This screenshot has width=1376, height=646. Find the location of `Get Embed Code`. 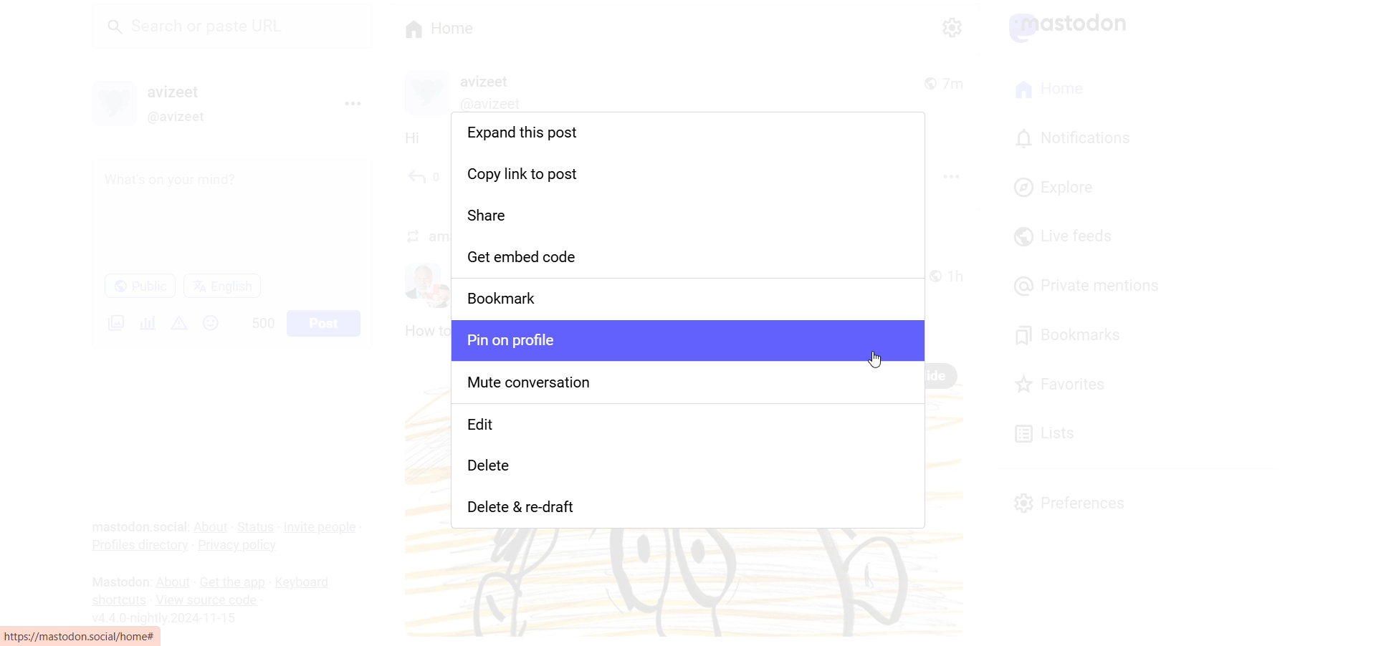

Get Embed Code is located at coordinates (690, 258).